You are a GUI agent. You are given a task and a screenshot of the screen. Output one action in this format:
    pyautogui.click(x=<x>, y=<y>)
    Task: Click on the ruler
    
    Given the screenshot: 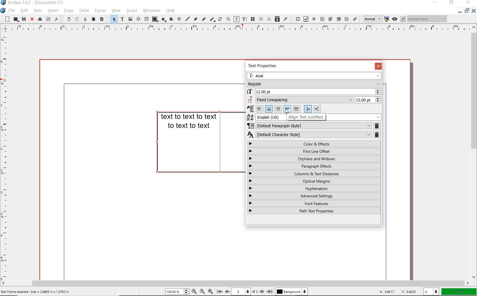 What is the action you would take?
    pyautogui.click(x=239, y=28)
    